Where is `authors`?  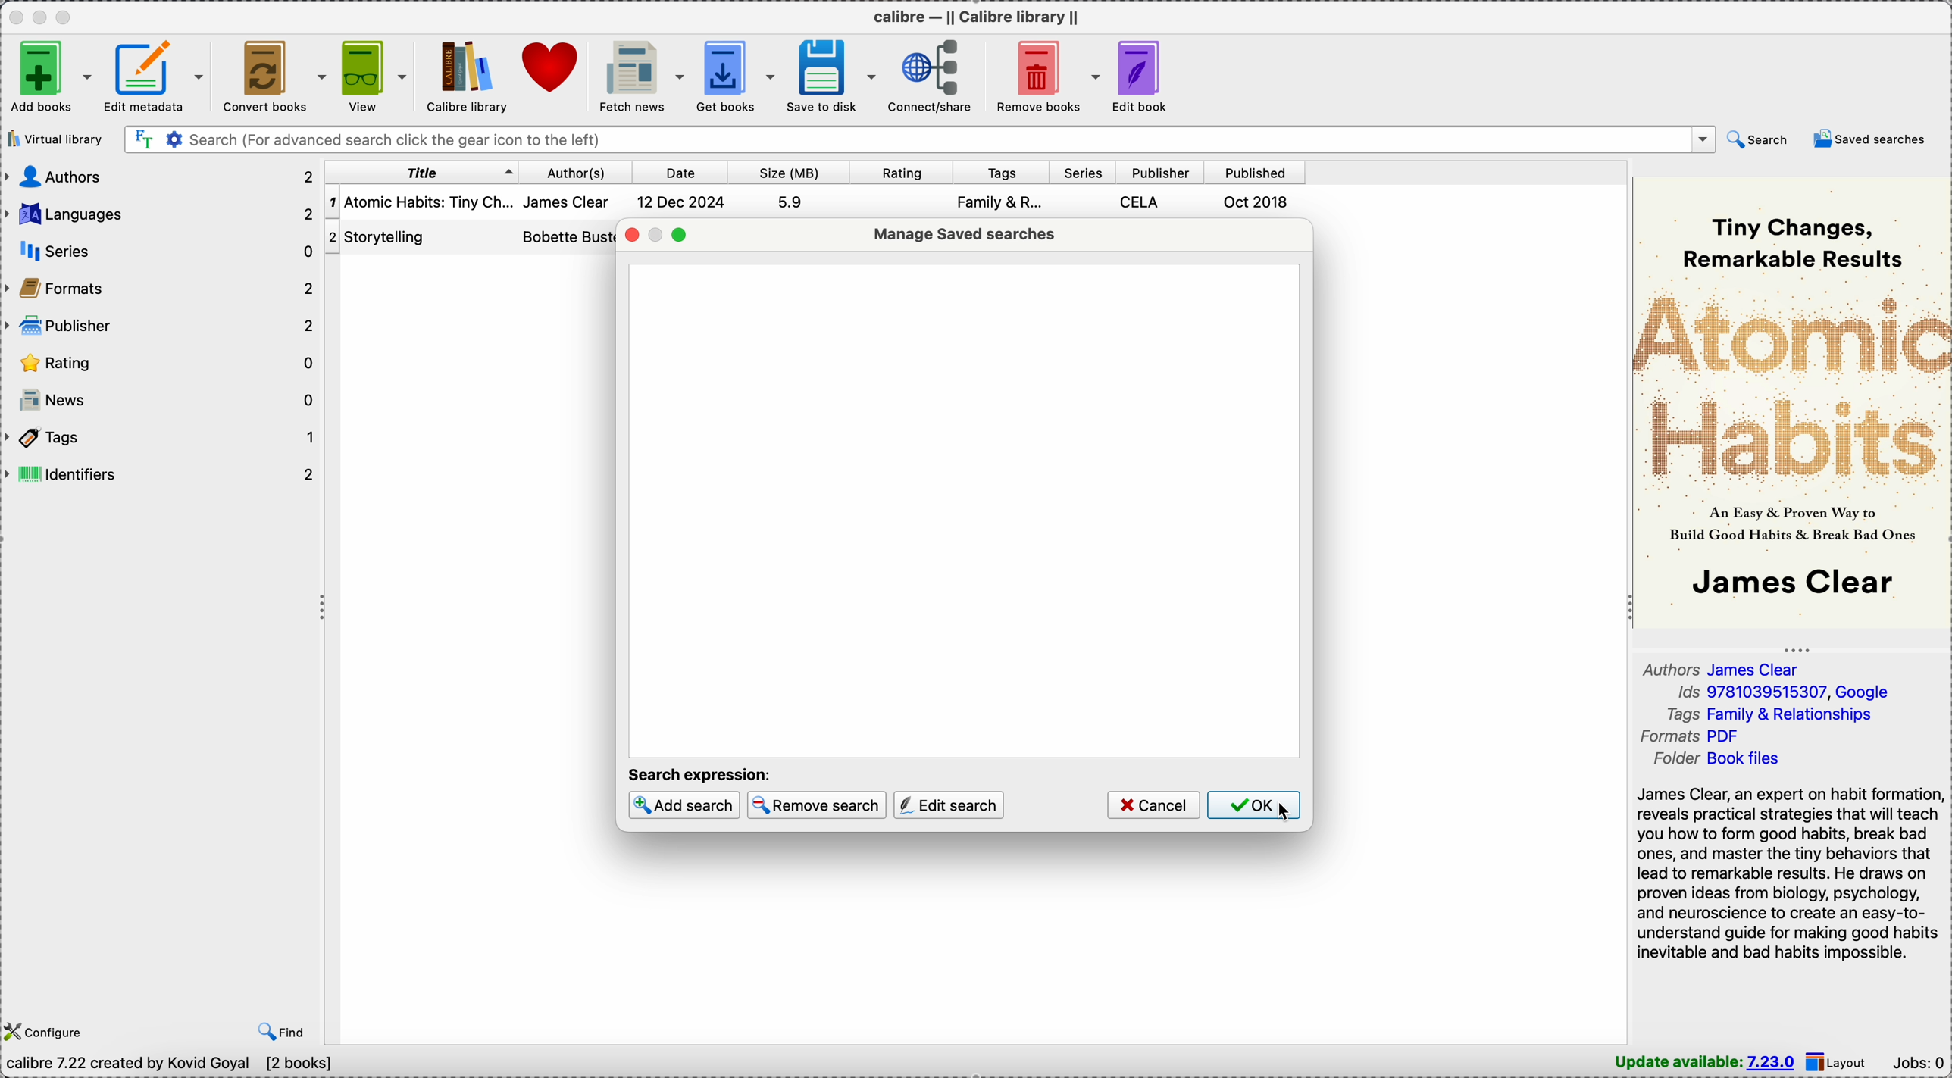
authors is located at coordinates (158, 176).